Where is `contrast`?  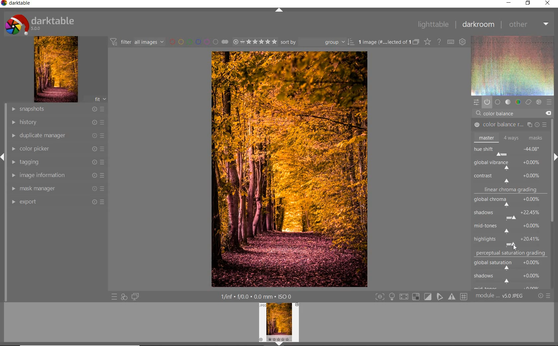 contrast is located at coordinates (510, 177).